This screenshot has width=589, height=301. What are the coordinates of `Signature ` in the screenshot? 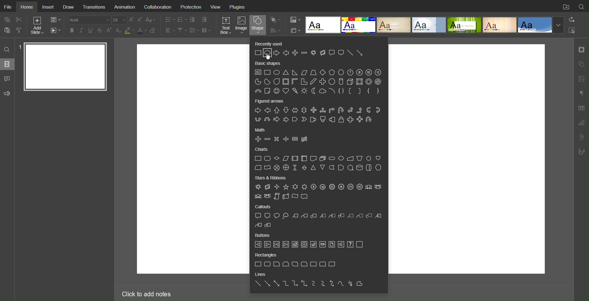 It's located at (582, 152).